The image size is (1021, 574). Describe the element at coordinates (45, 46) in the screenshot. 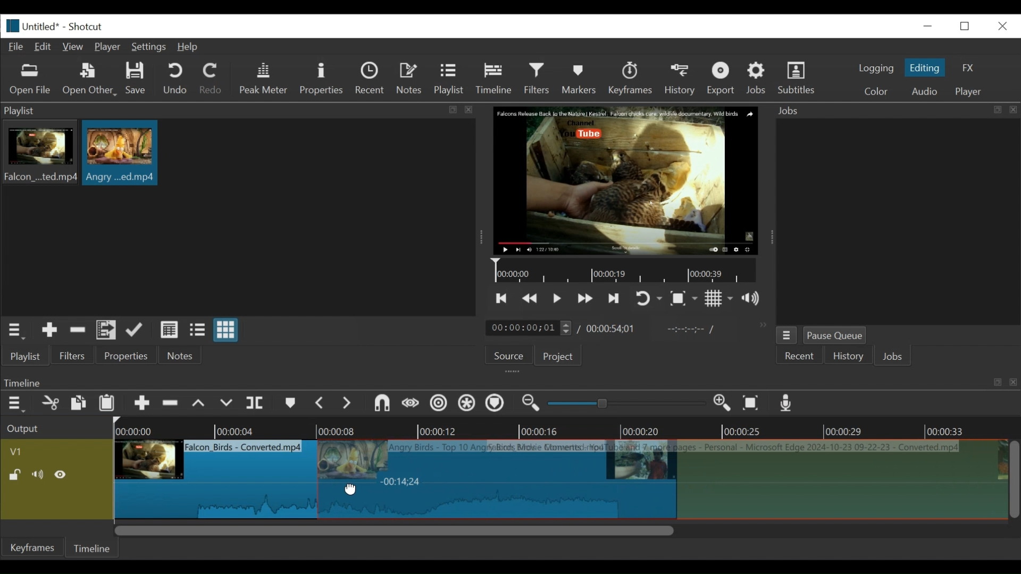

I see `Edit` at that location.